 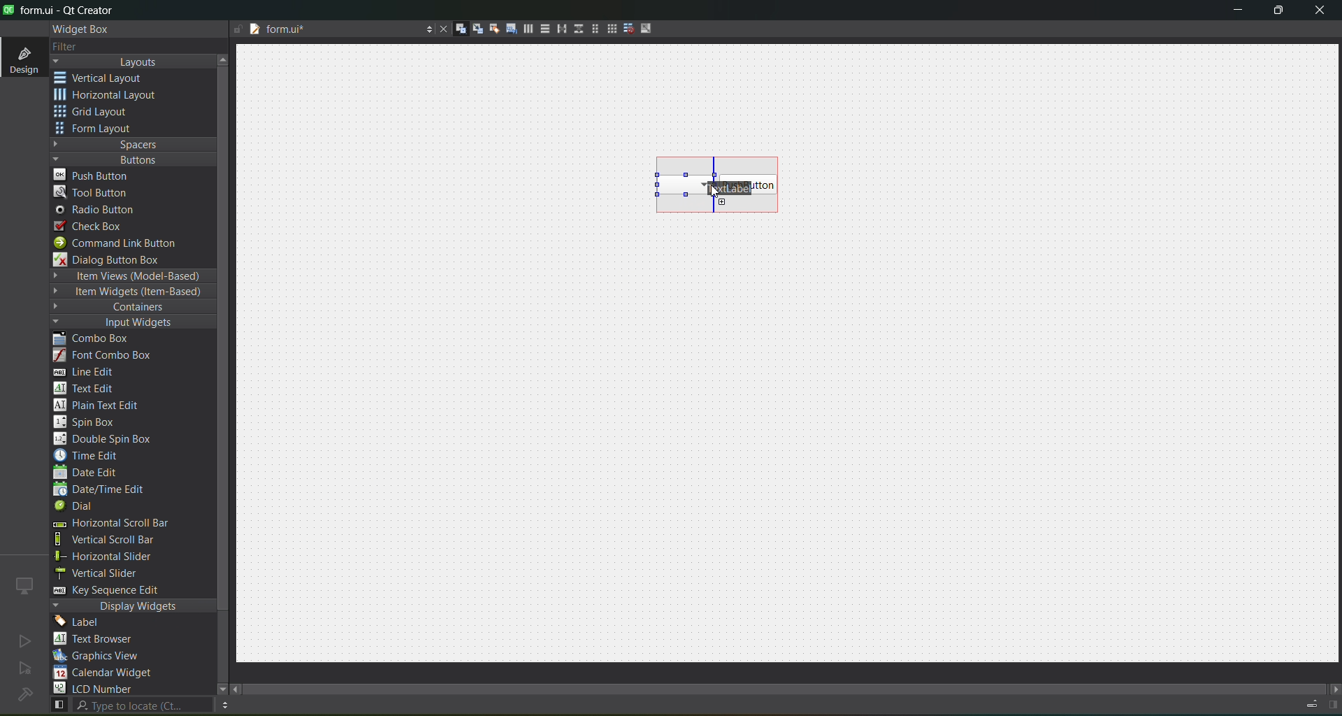 I want to click on layout in a form, so click(x=591, y=29).